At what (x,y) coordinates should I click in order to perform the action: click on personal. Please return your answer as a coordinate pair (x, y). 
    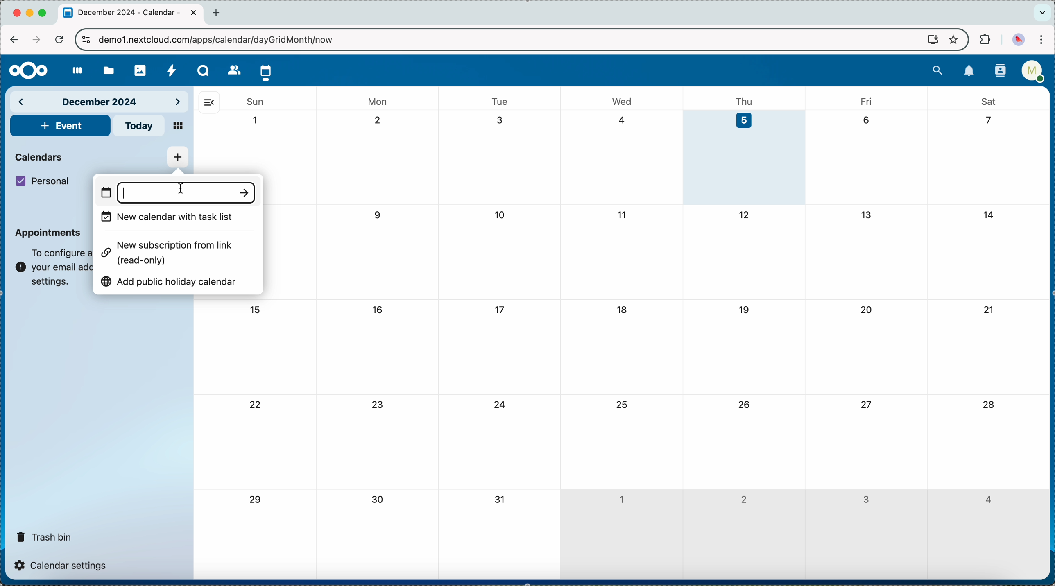
    Looking at the image, I should click on (44, 181).